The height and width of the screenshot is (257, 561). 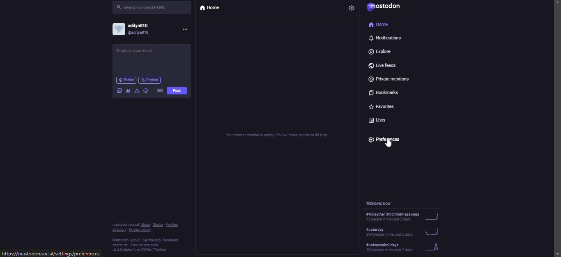 What do you see at coordinates (182, 29) in the screenshot?
I see `more` at bounding box center [182, 29].